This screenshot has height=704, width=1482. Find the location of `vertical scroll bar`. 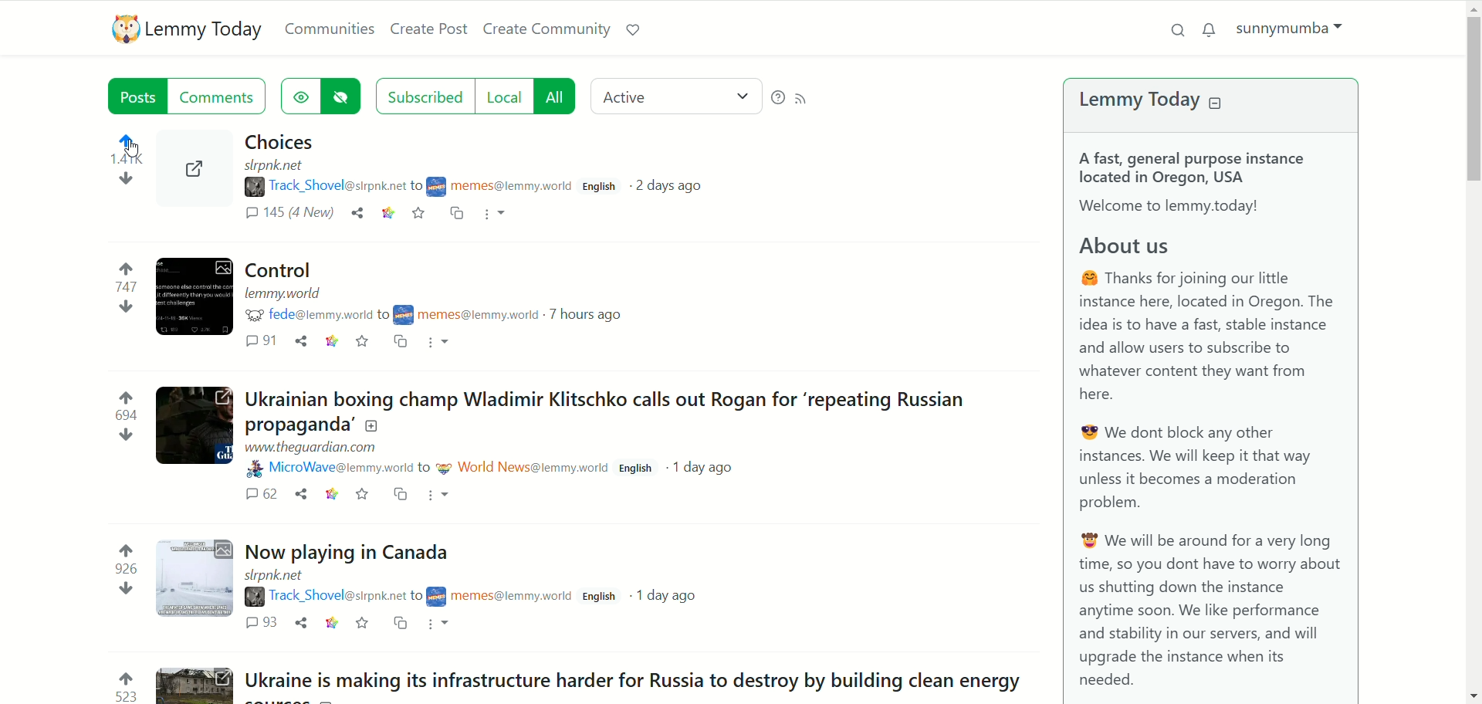

vertical scroll bar is located at coordinates (1471, 350).